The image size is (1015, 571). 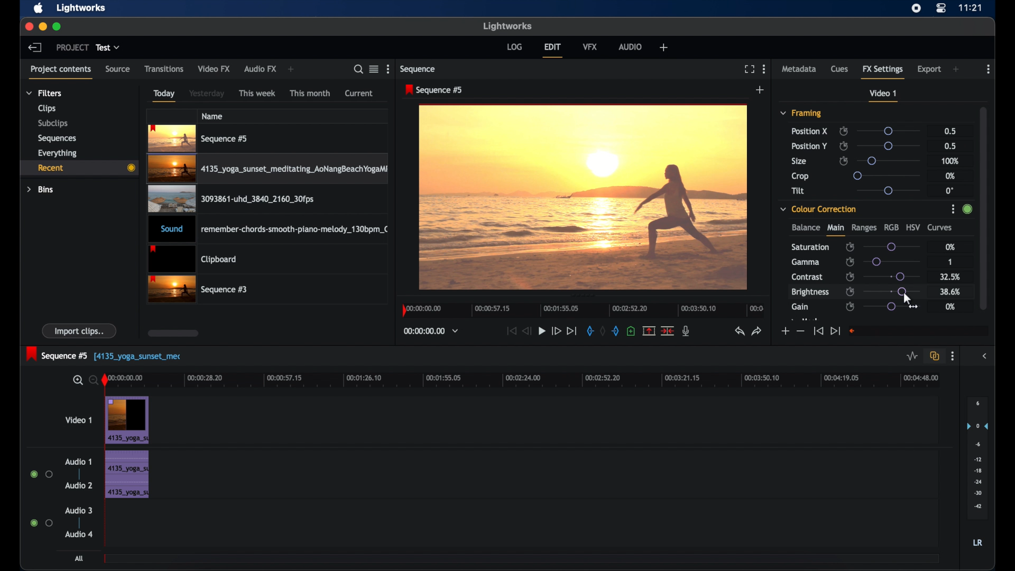 I want to click on toggle list or tile view, so click(x=374, y=69).